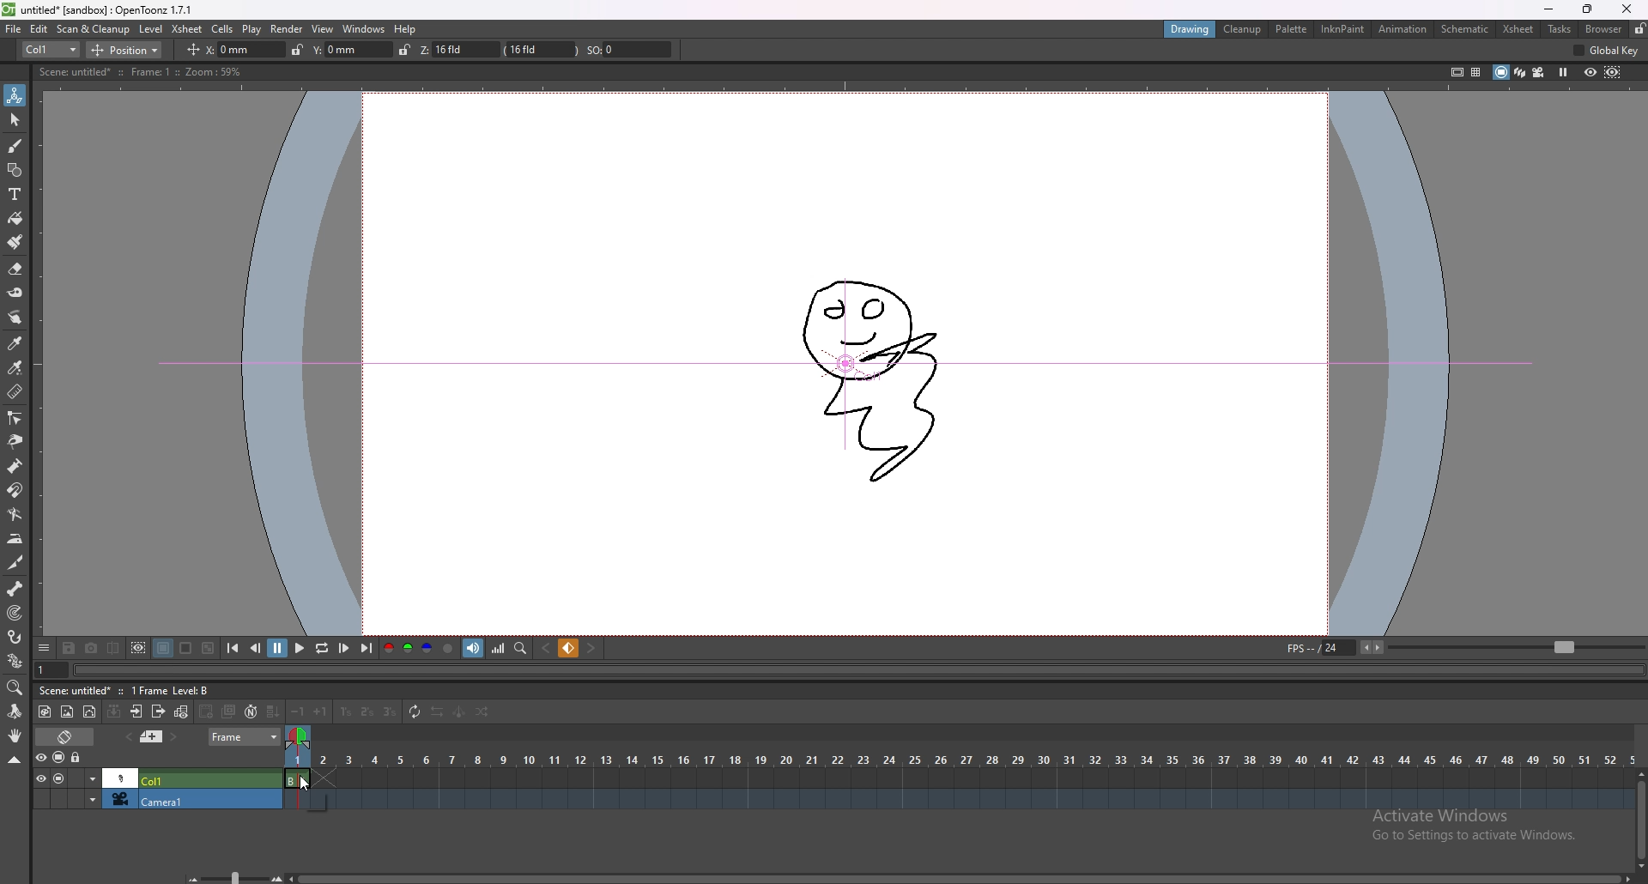 The height and width of the screenshot is (884, 1648). What do you see at coordinates (113, 648) in the screenshot?
I see `compare to snapshot` at bounding box center [113, 648].